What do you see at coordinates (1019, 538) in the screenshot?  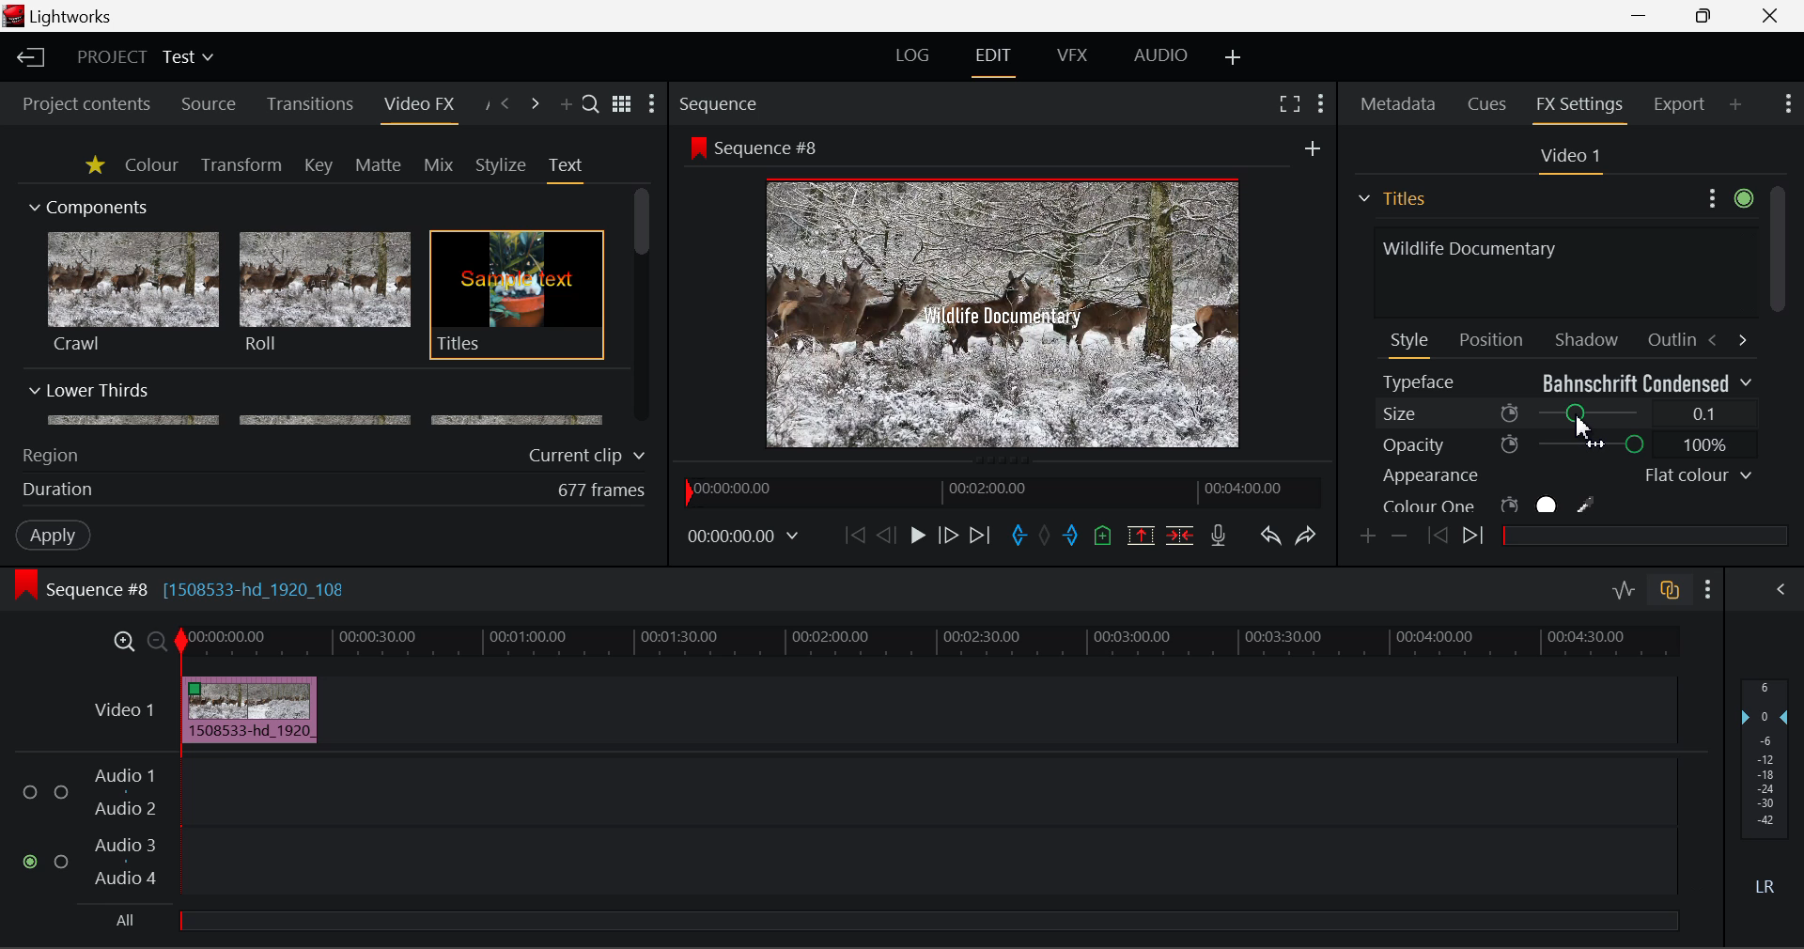 I see `Mark In` at bounding box center [1019, 538].